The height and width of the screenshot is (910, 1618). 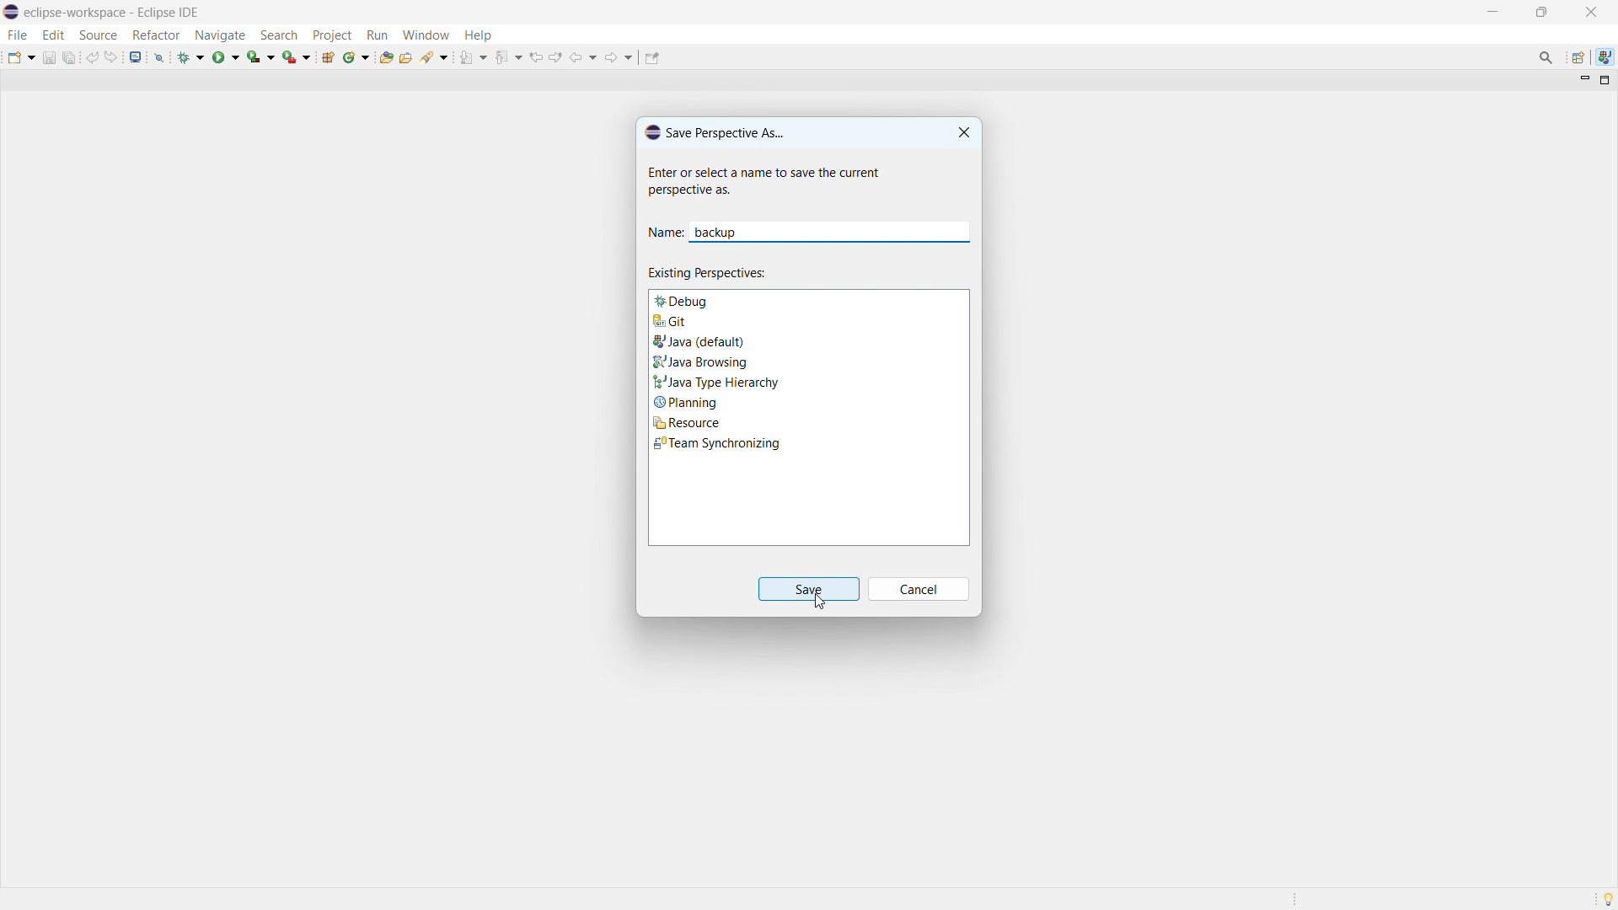 What do you see at coordinates (378, 35) in the screenshot?
I see `run` at bounding box center [378, 35].